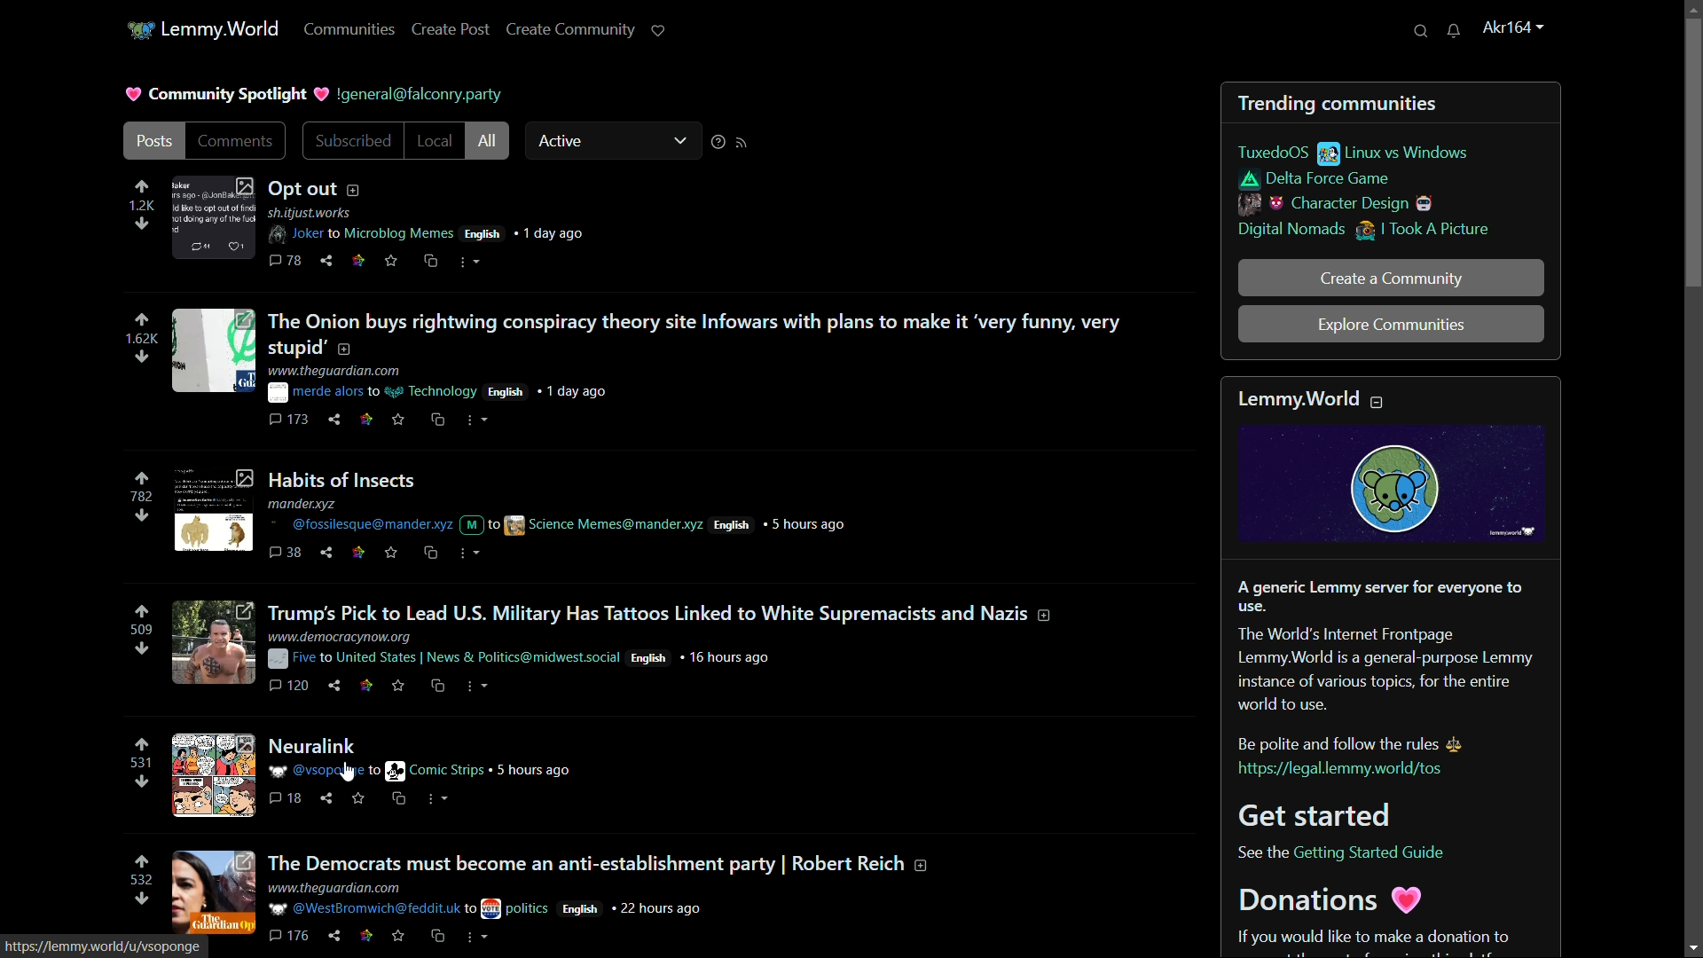 Image resolution: width=1703 pixels, height=958 pixels. Describe the element at coordinates (439, 686) in the screenshot. I see `cs` at that location.